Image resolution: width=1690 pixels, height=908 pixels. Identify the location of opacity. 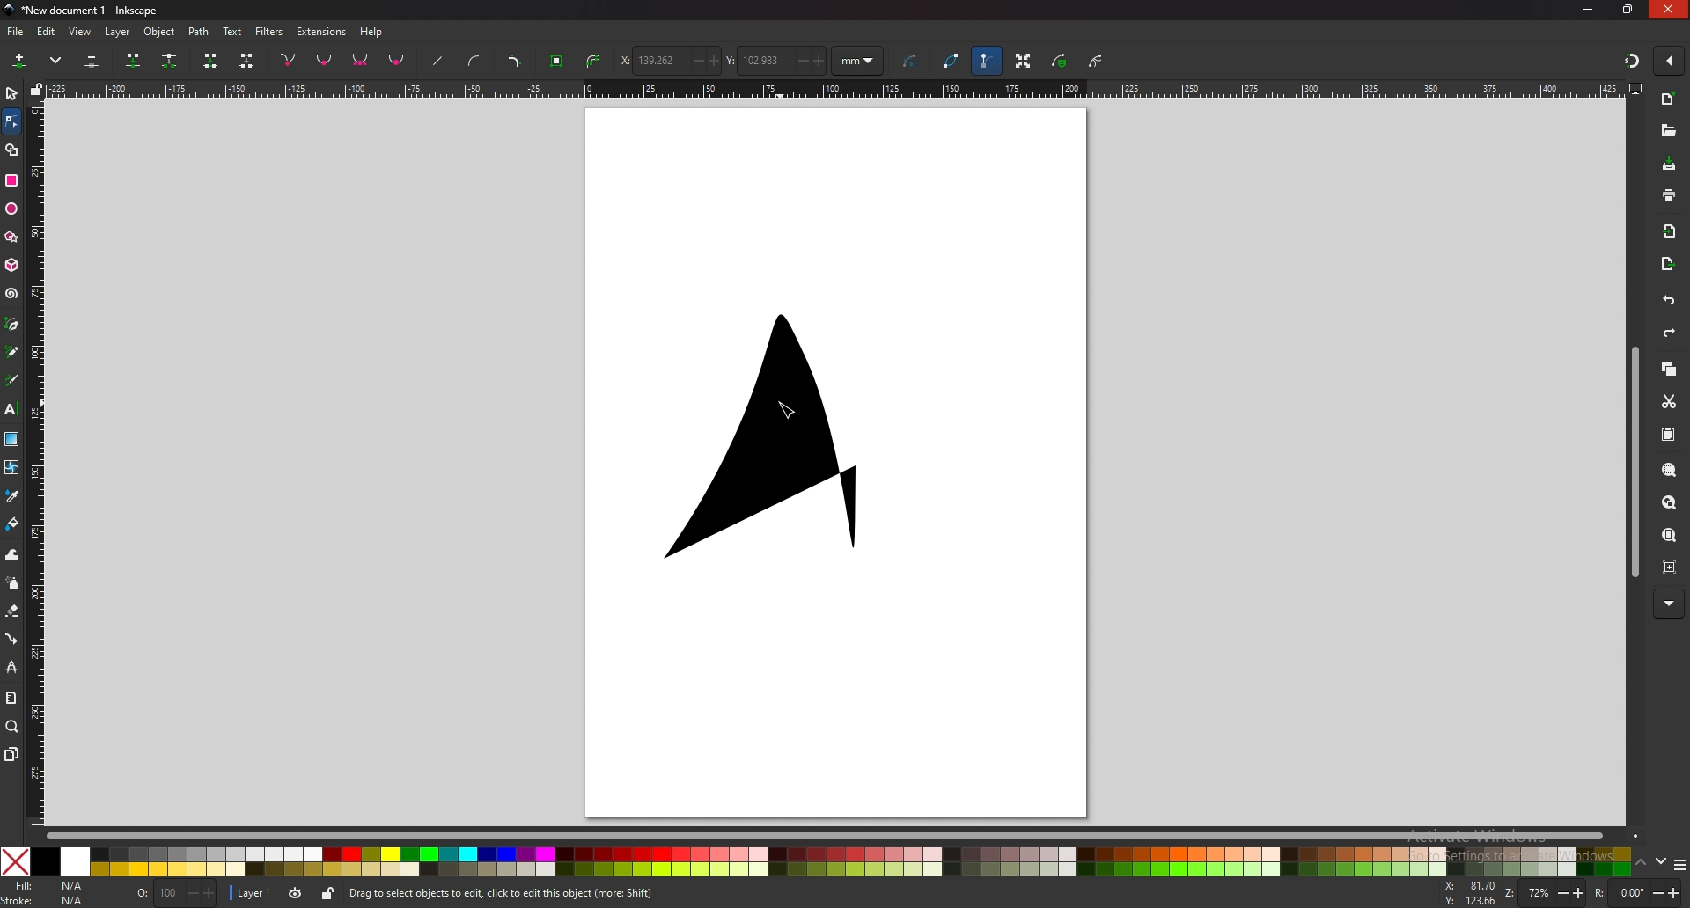
(175, 893).